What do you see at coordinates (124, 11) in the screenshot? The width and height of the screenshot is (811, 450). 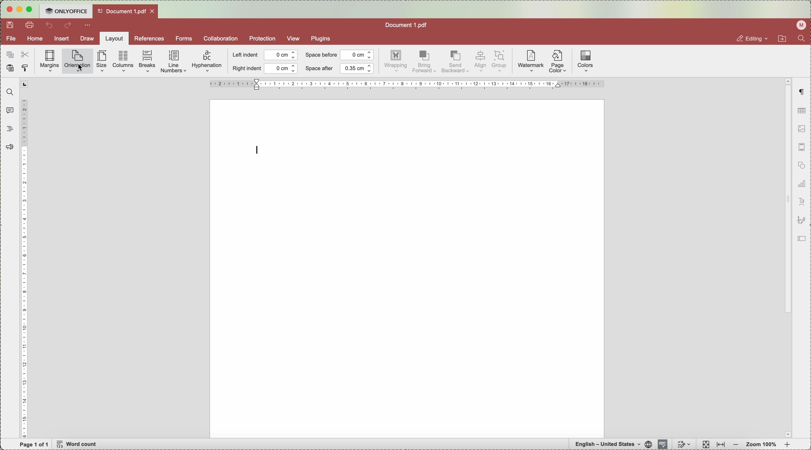 I see `open file` at bounding box center [124, 11].